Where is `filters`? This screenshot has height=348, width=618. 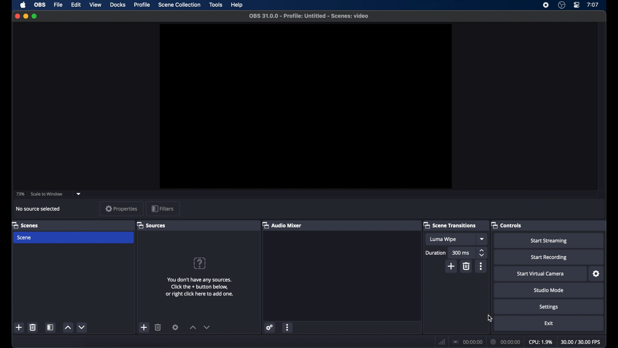 filters is located at coordinates (162, 208).